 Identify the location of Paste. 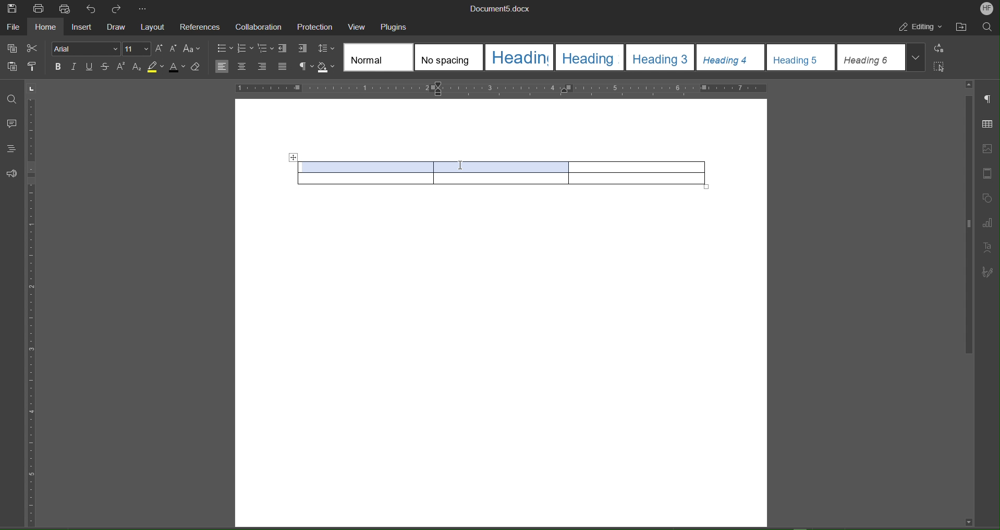
(10, 68).